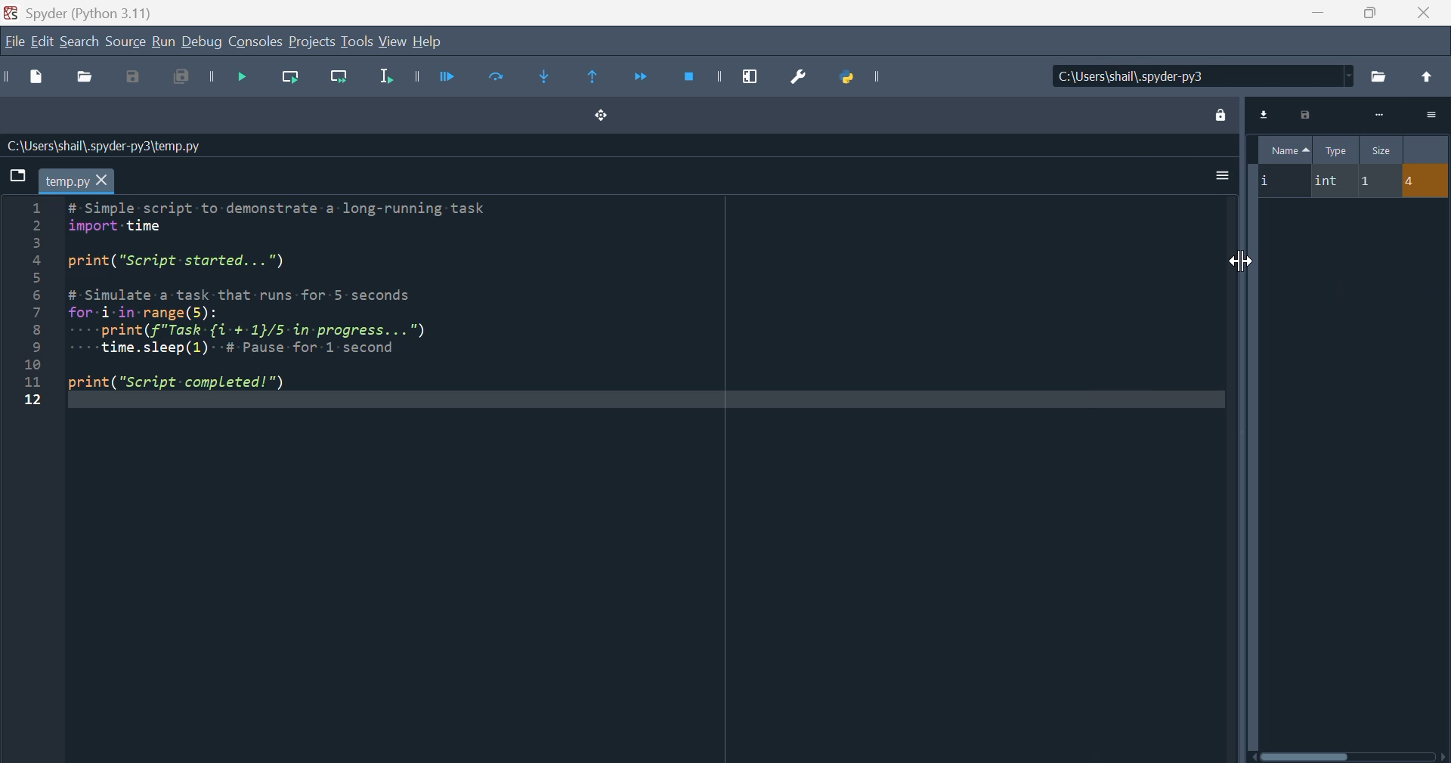 This screenshot has height=763, width=1451. What do you see at coordinates (596, 75) in the screenshot?
I see `Execute until same function returns` at bounding box center [596, 75].